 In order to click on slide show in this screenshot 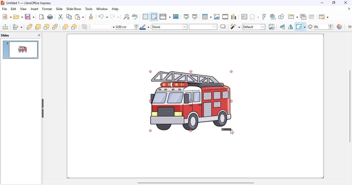, I will do `click(74, 9)`.